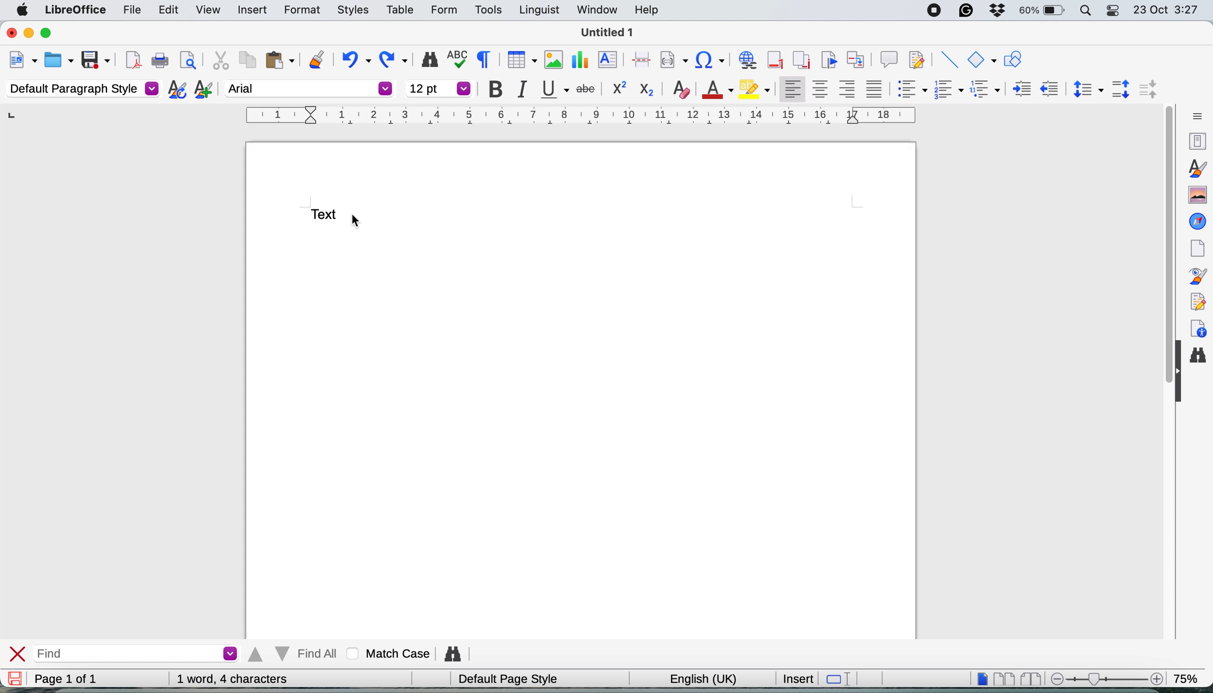 The image size is (1213, 693). What do you see at coordinates (536, 12) in the screenshot?
I see `linguist` at bounding box center [536, 12].